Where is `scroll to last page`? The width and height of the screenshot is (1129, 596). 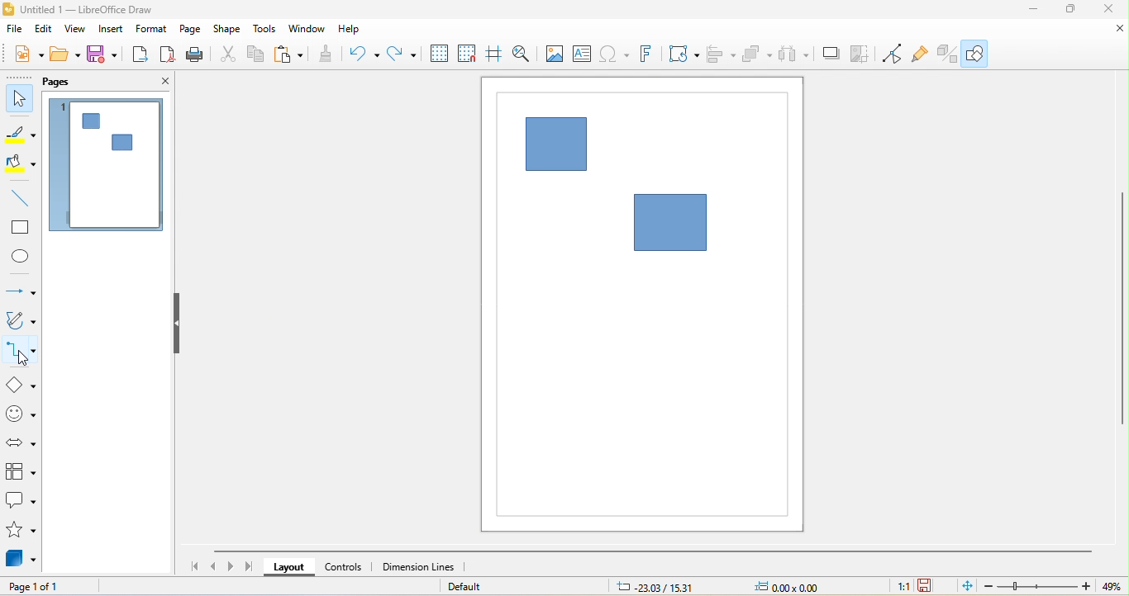 scroll to last page is located at coordinates (250, 566).